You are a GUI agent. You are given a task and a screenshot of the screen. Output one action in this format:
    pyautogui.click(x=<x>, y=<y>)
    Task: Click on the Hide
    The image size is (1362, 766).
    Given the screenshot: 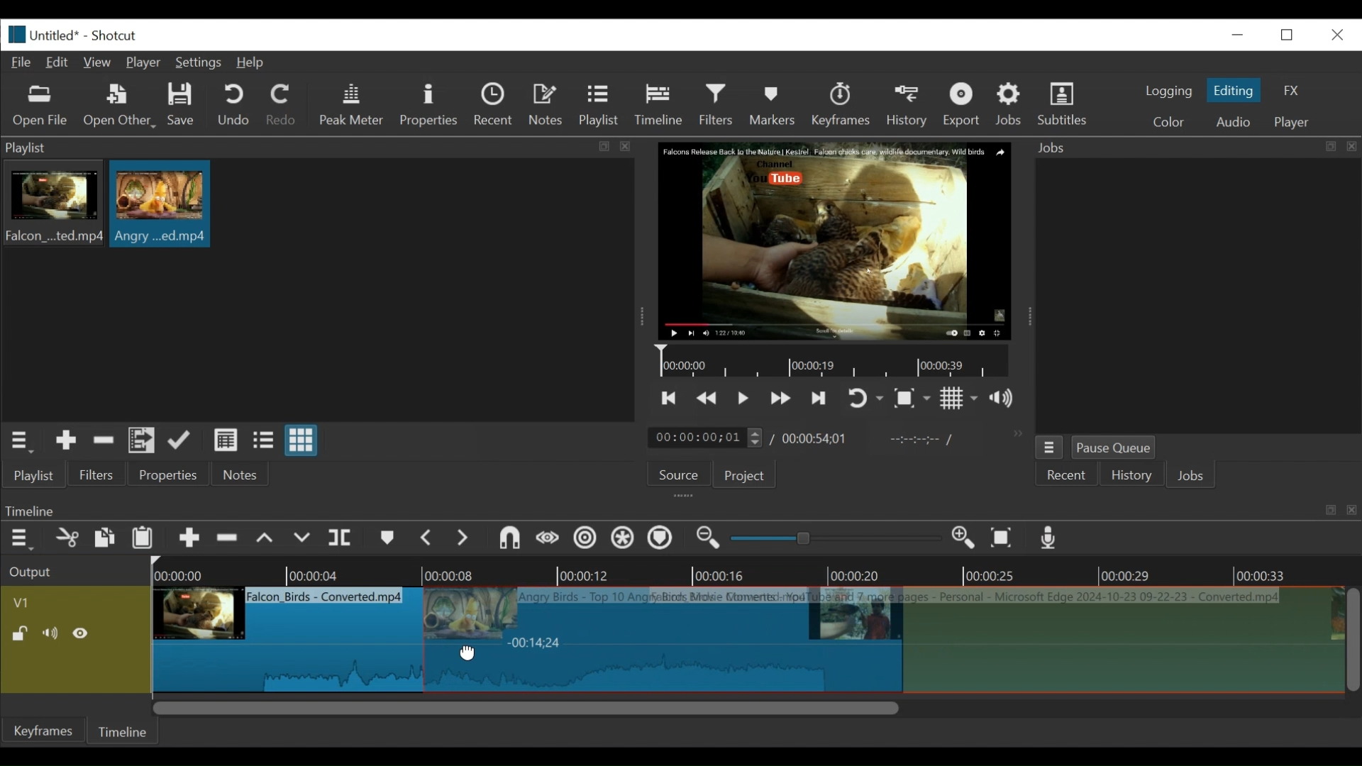 What is the action you would take?
    pyautogui.click(x=84, y=633)
    